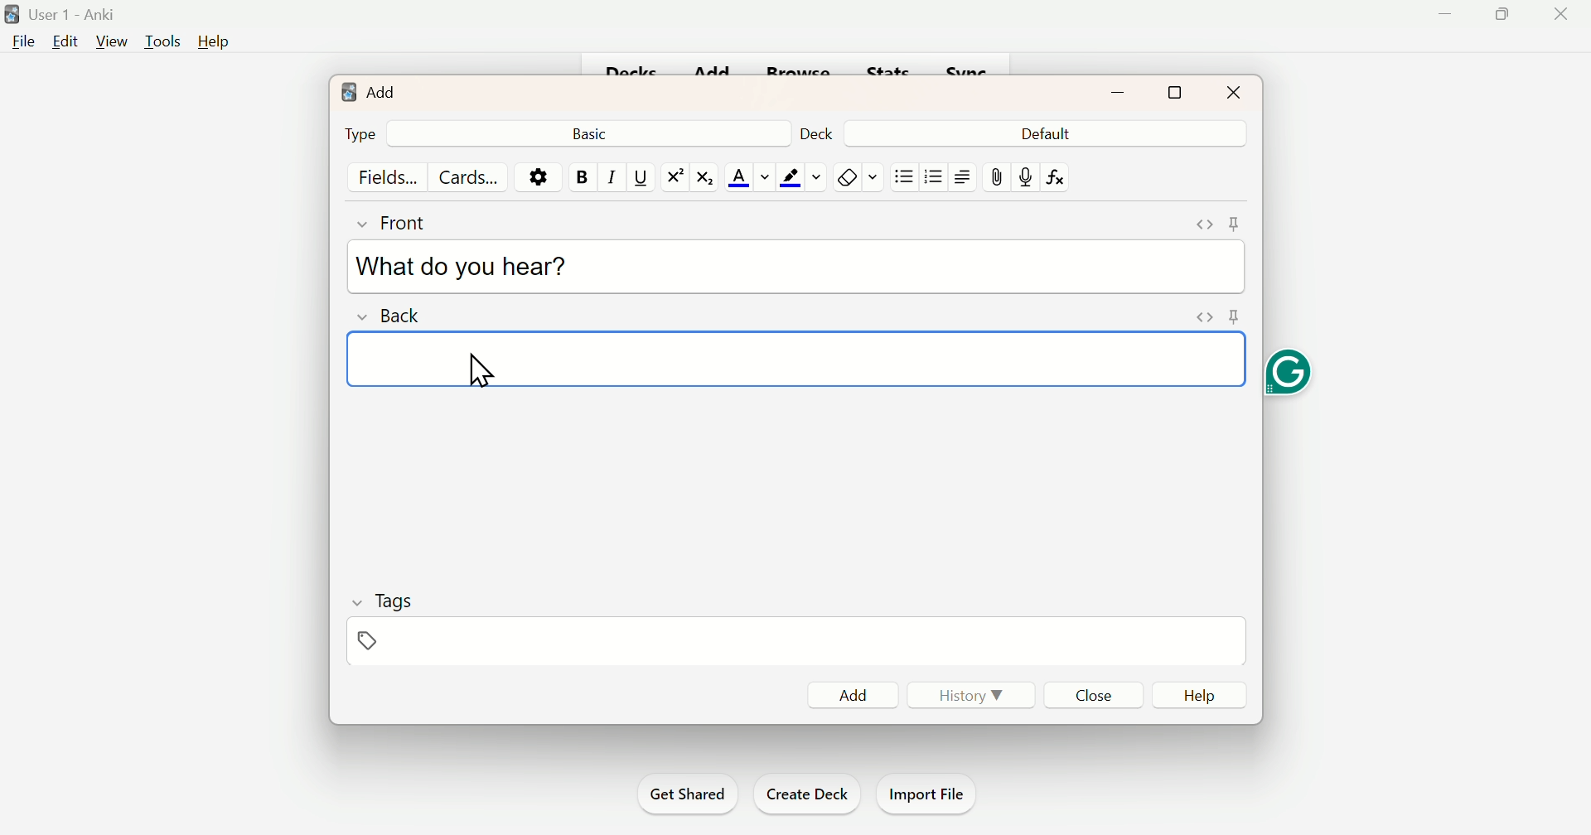  Describe the element at coordinates (1043, 134) in the screenshot. I see `Default` at that location.